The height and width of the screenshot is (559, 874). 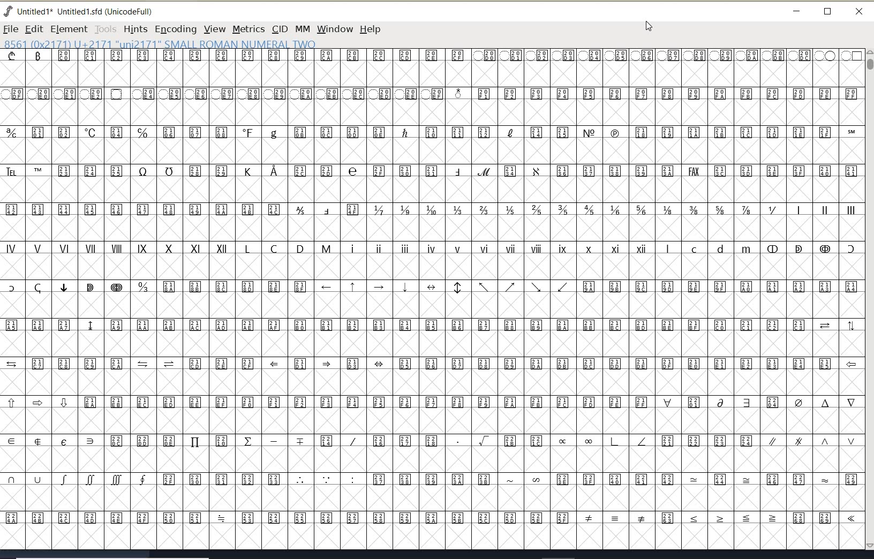 I want to click on HINTS, so click(x=135, y=29).